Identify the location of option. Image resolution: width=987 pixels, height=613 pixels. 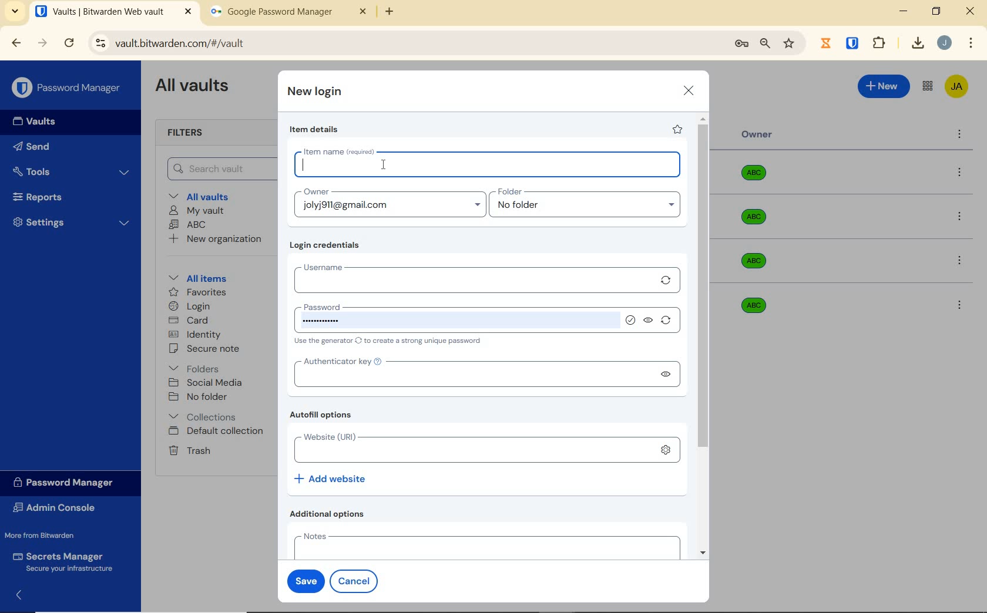
(959, 304).